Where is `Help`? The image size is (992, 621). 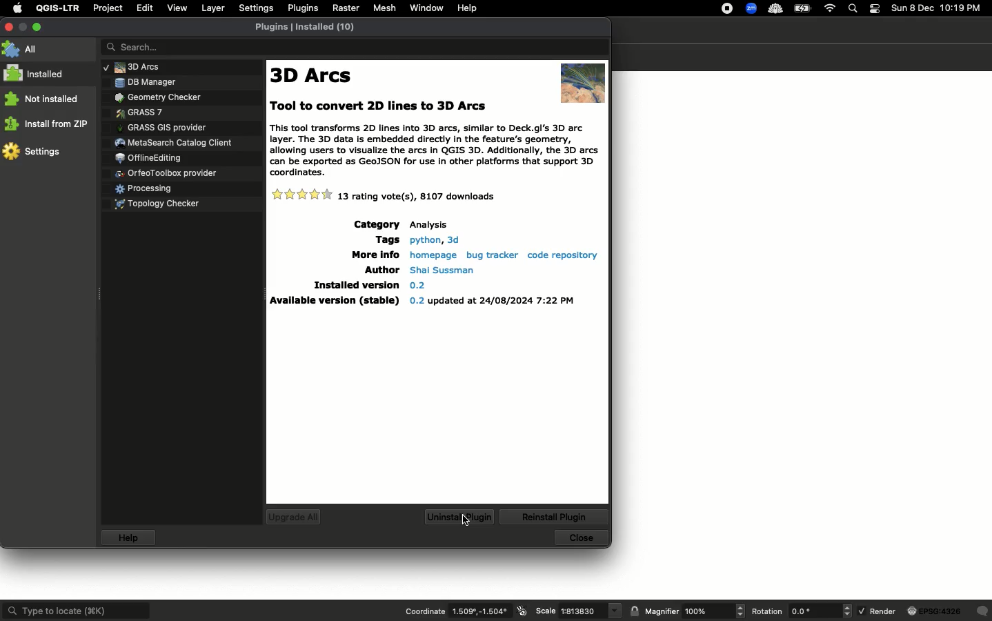 Help is located at coordinates (130, 538).